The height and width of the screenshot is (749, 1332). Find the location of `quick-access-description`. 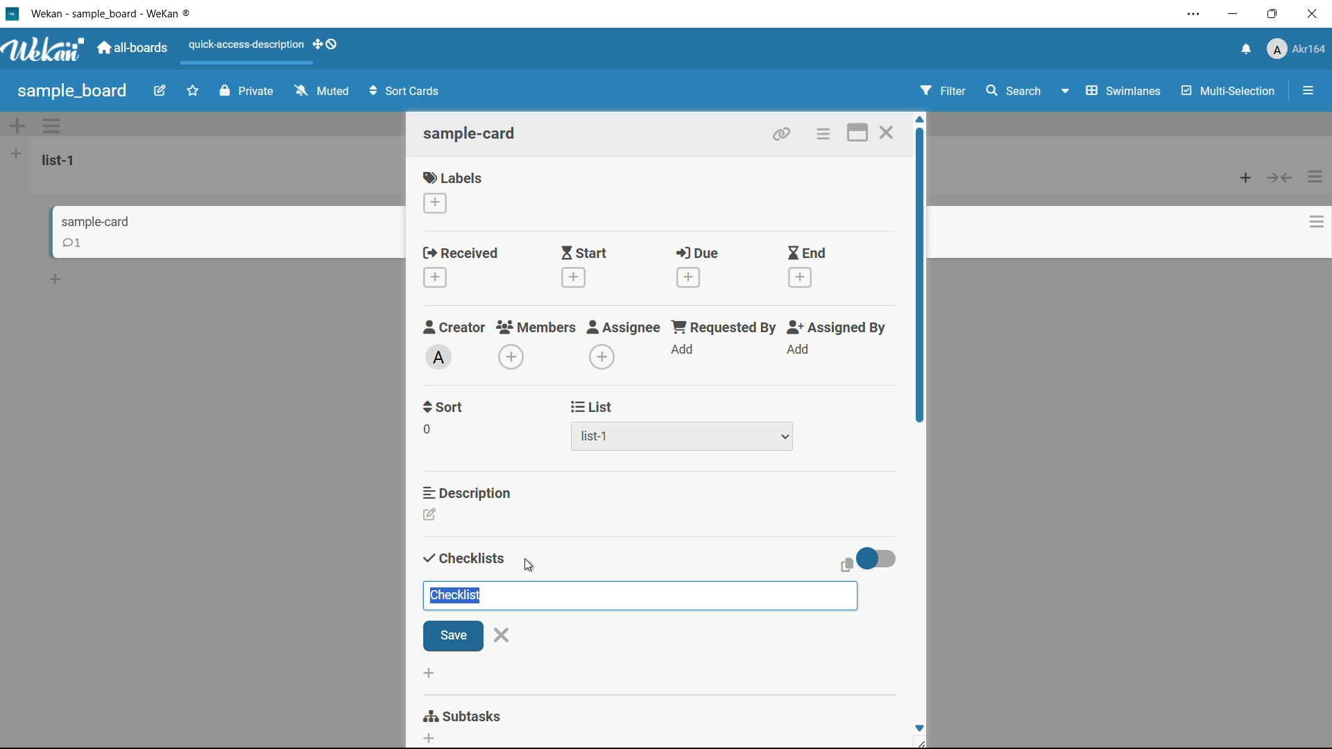

quick-access-description is located at coordinates (244, 45).